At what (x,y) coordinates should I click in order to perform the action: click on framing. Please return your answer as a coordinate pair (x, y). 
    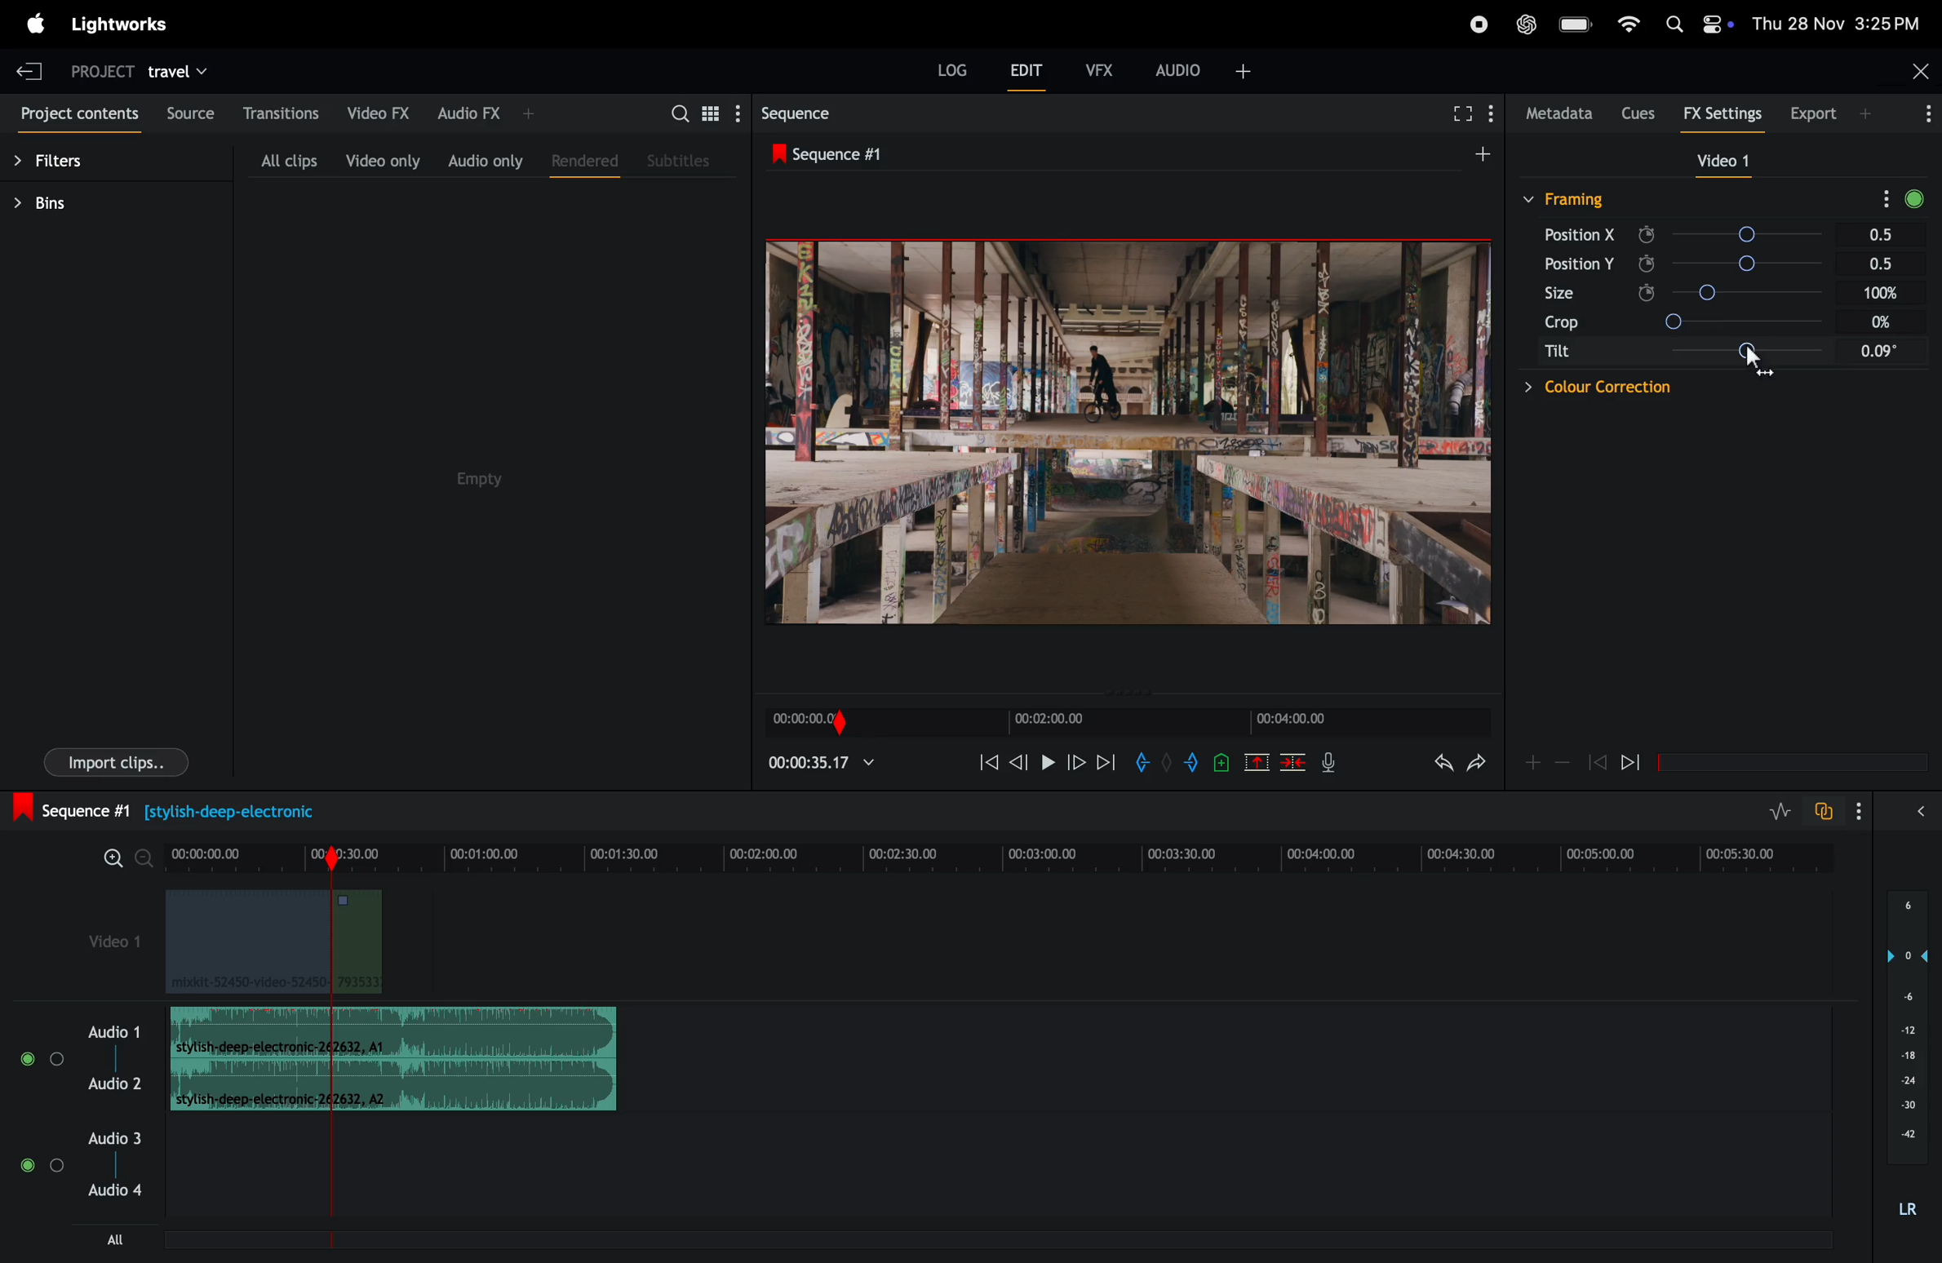
    Looking at the image, I should click on (1581, 200).